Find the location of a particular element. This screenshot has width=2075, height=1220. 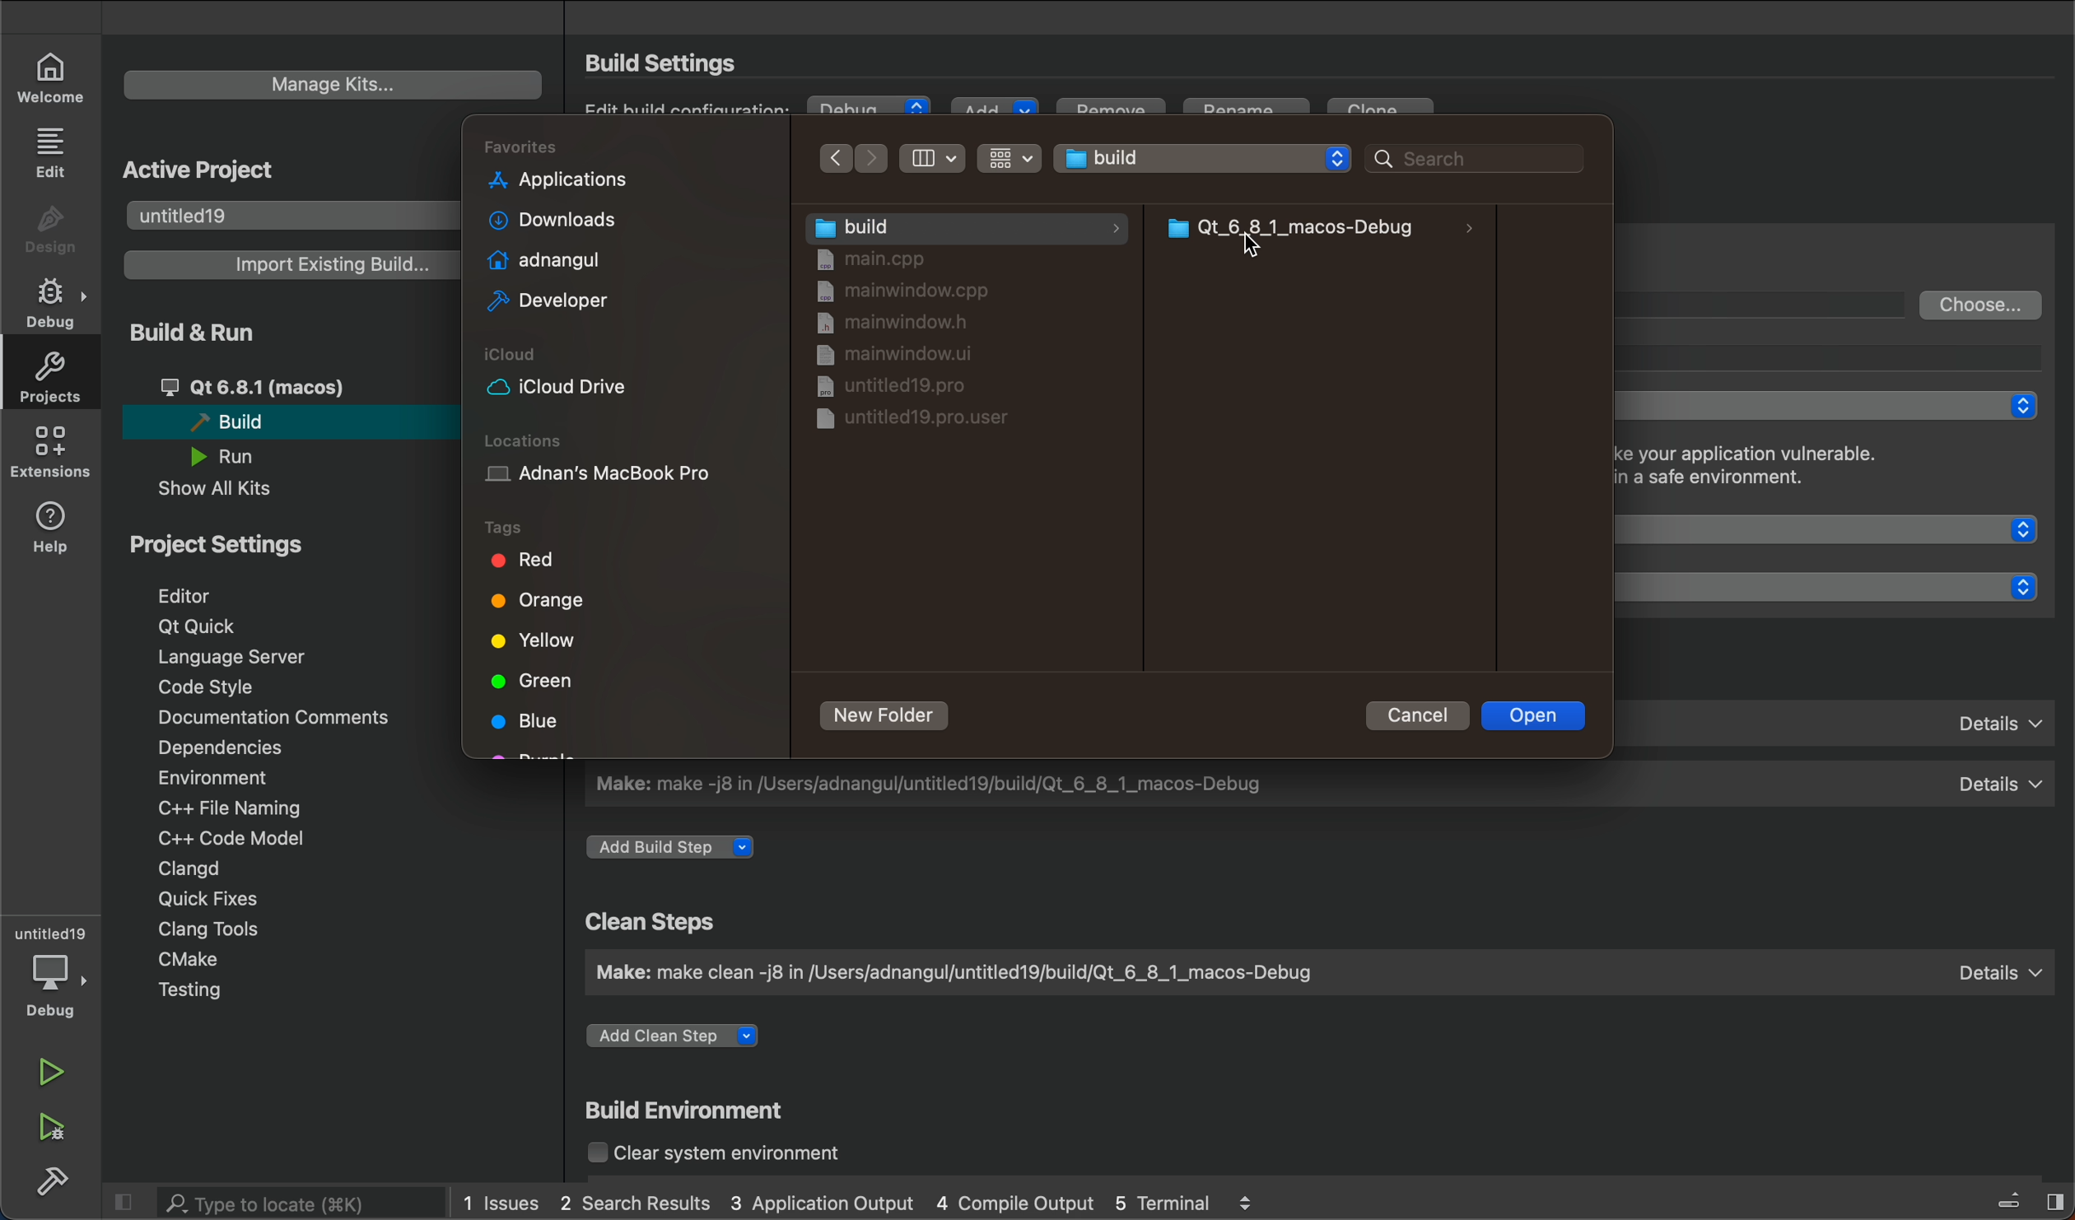

c++ code model is located at coordinates (227, 838).